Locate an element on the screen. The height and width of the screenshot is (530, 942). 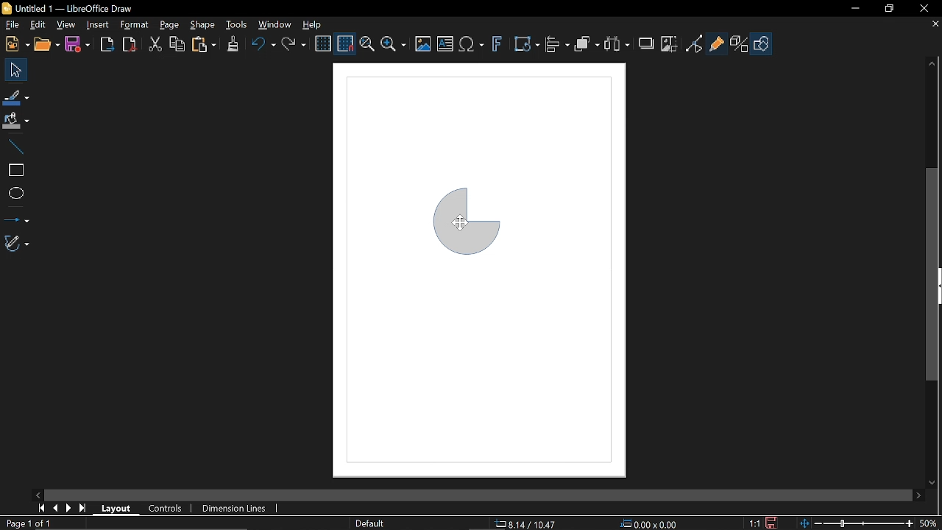
Display grid is located at coordinates (323, 44).